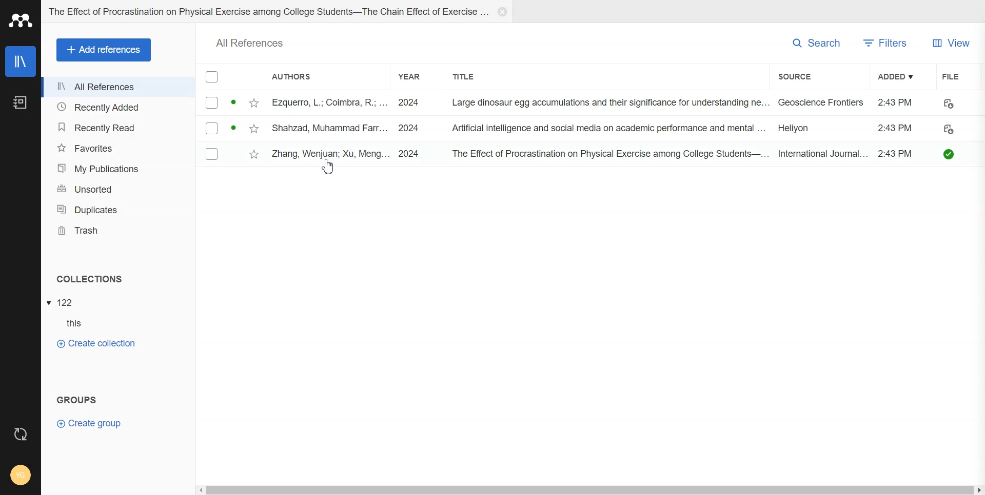  I want to click on Favorite, so click(255, 101).